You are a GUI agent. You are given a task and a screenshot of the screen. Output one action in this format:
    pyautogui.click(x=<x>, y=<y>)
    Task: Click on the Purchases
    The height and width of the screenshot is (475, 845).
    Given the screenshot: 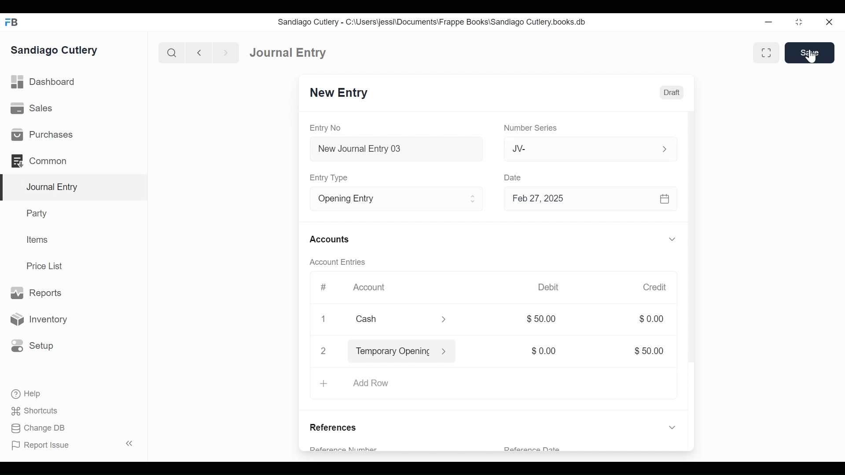 What is the action you would take?
    pyautogui.click(x=44, y=135)
    